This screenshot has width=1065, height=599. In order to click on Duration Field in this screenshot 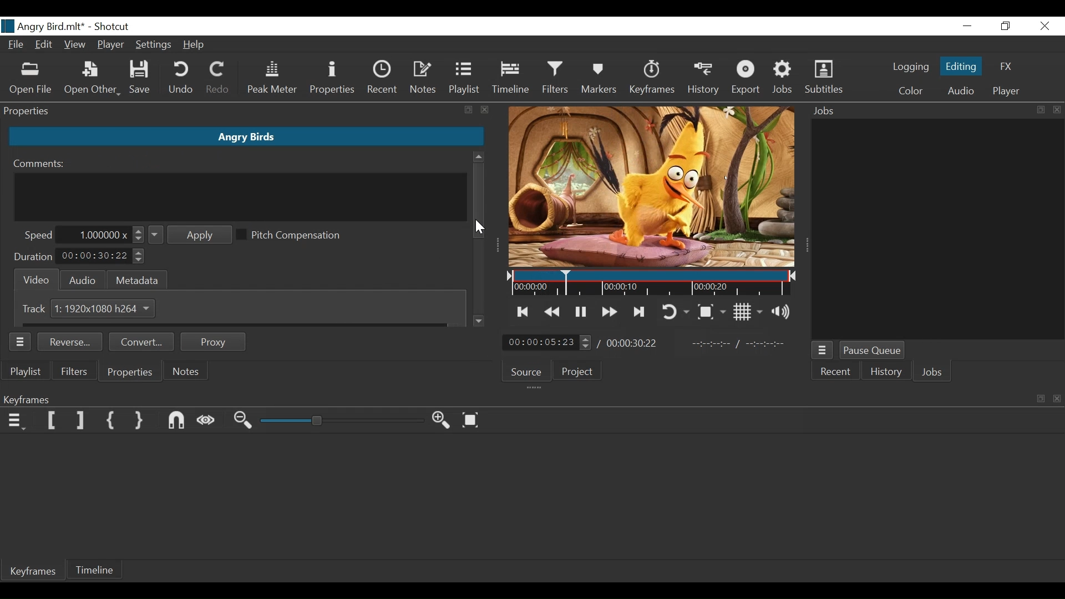, I will do `click(103, 255)`.